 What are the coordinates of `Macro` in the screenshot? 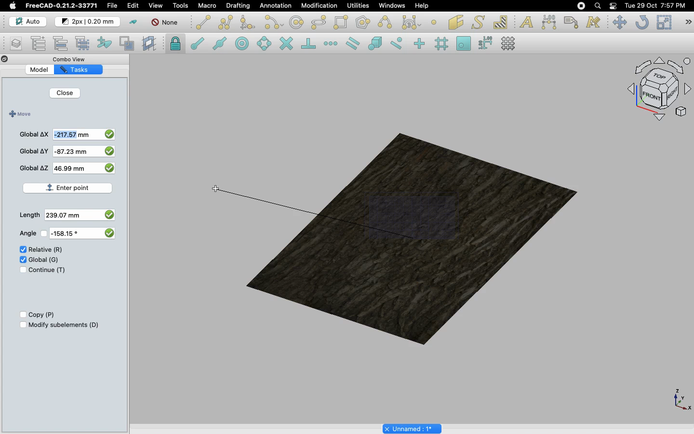 It's located at (208, 6).